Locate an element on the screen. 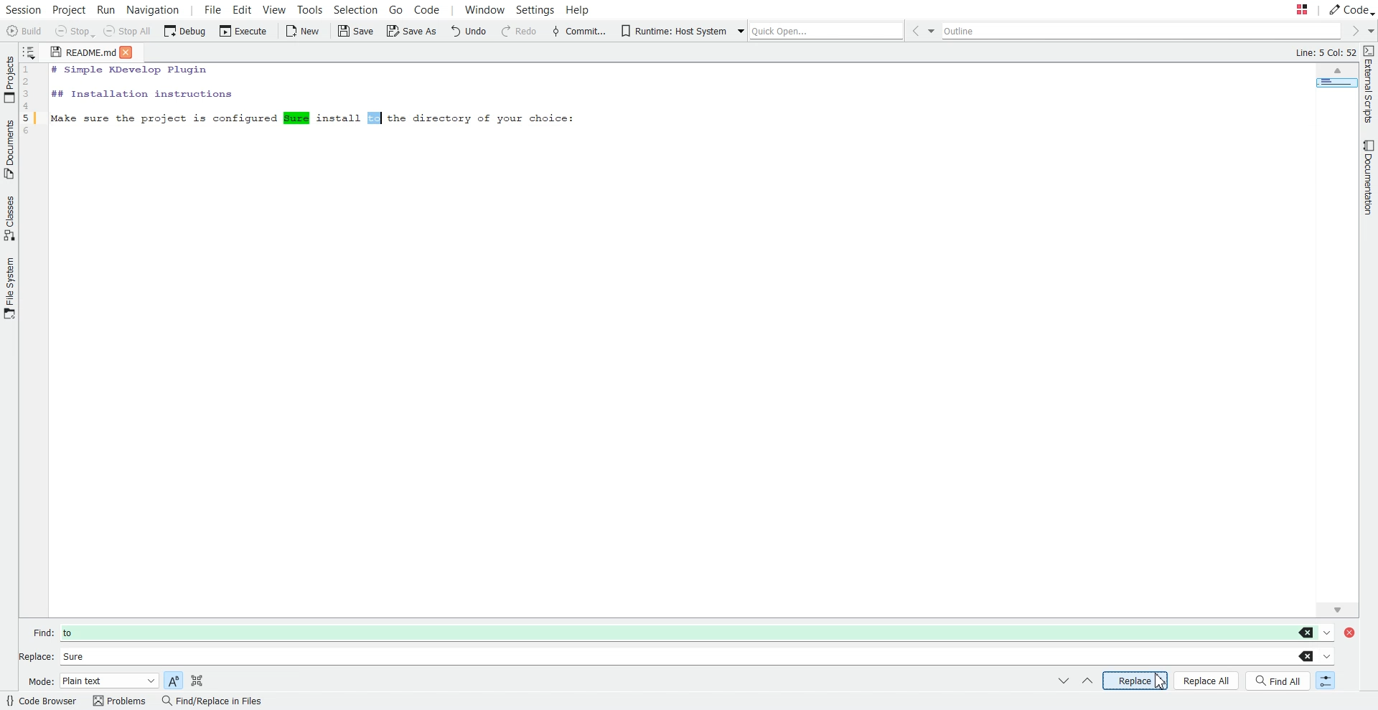 The width and height of the screenshot is (1378, 710). Save as is located at coordinates (411, 32).